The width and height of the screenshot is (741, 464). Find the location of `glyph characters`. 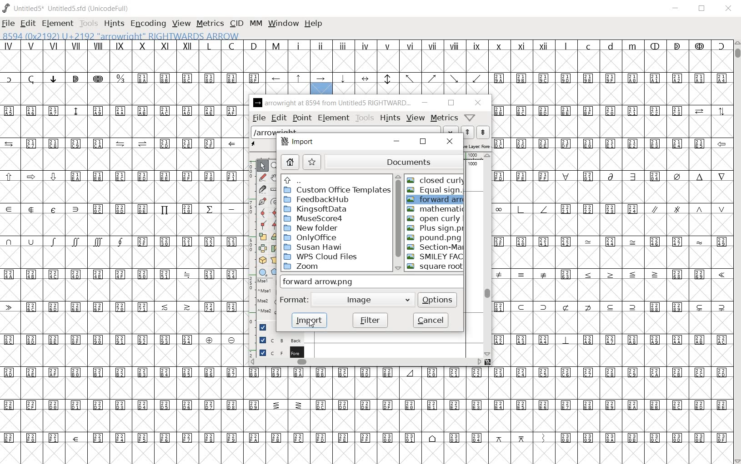

glyph characters is located at coordinates (121, 253).